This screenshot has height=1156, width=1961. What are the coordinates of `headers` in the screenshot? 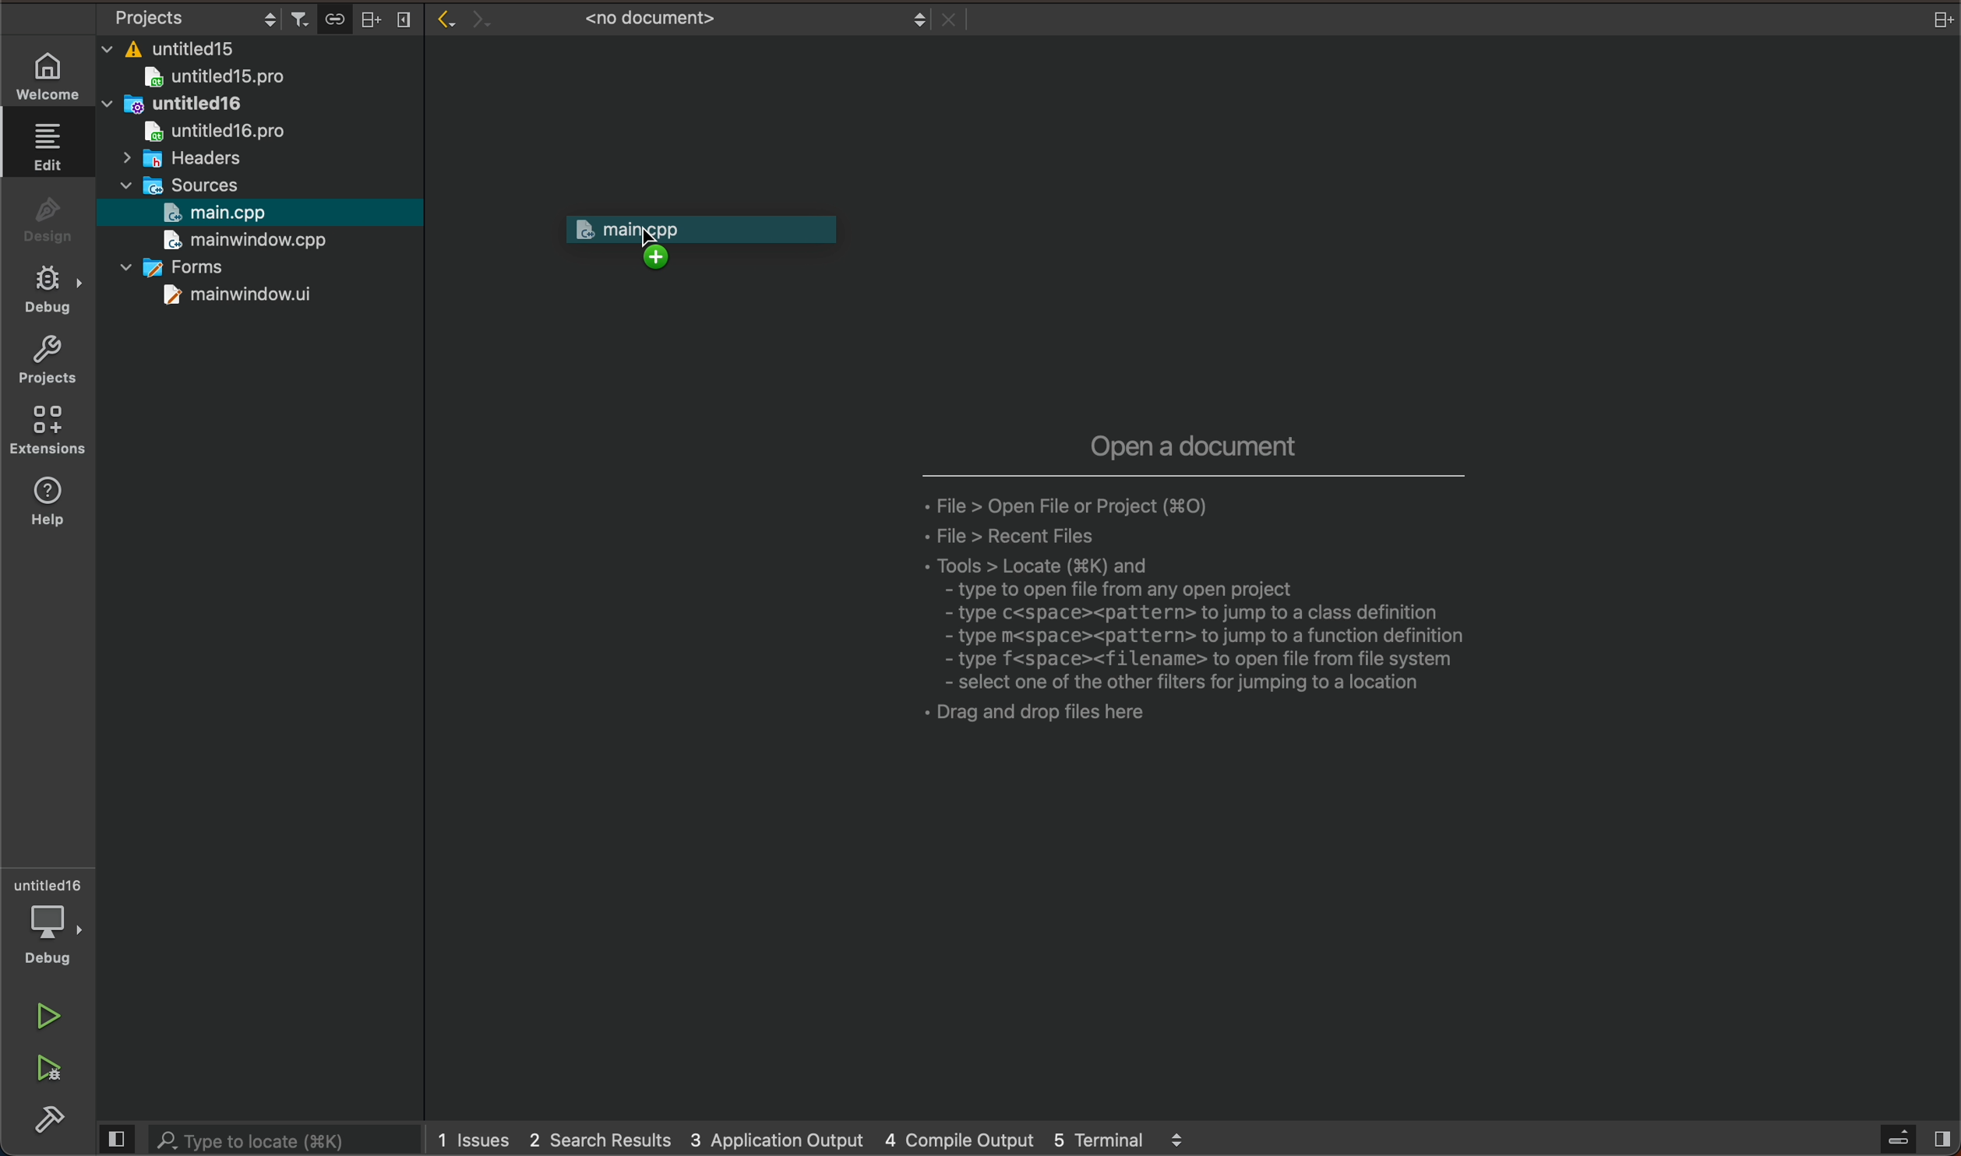 It's located at (181, 159).